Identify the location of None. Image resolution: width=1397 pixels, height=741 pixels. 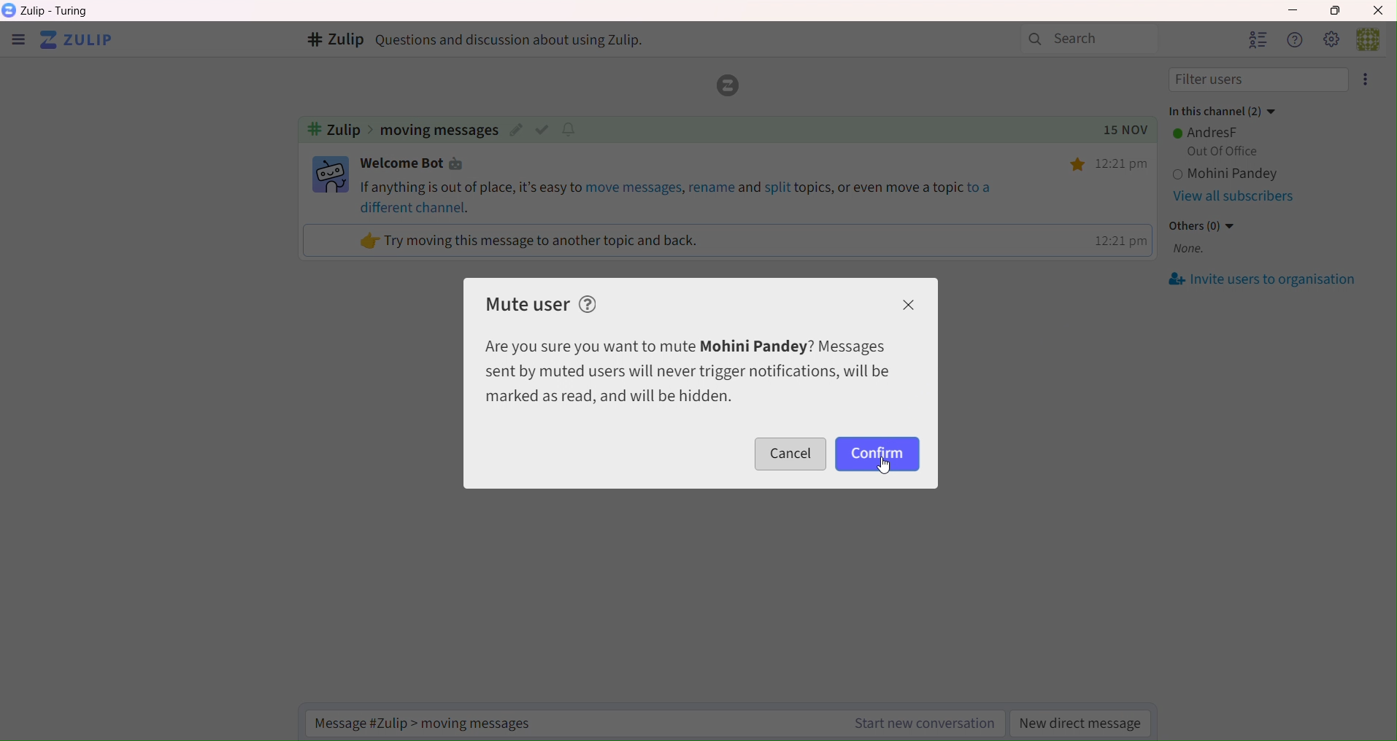
(1189, 250).